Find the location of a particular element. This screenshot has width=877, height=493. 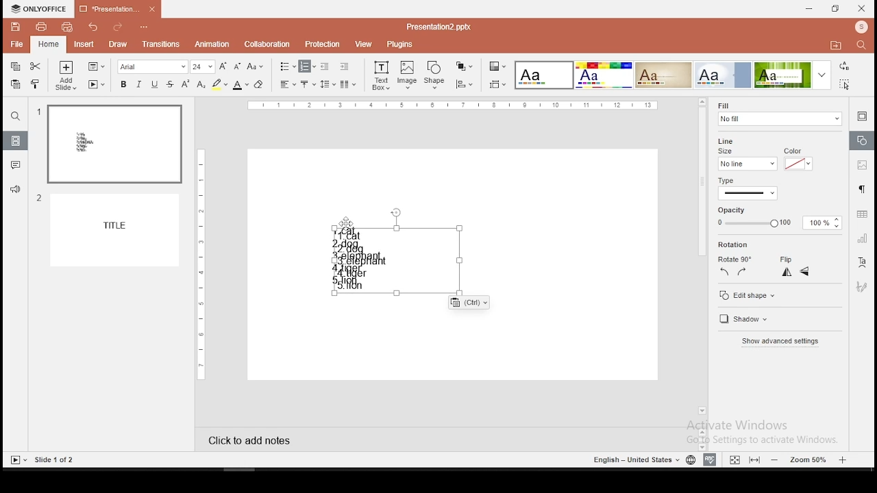

view is located at coordinates (363, 45).